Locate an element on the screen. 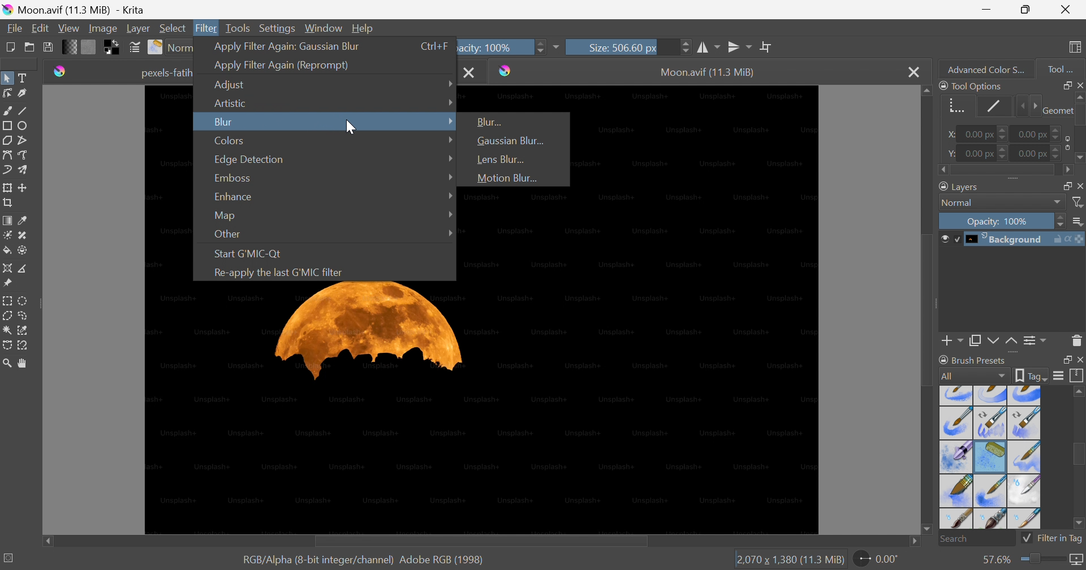 The image size is (1086, 570). Similar color selection tool is located at coordinates (23, 331).